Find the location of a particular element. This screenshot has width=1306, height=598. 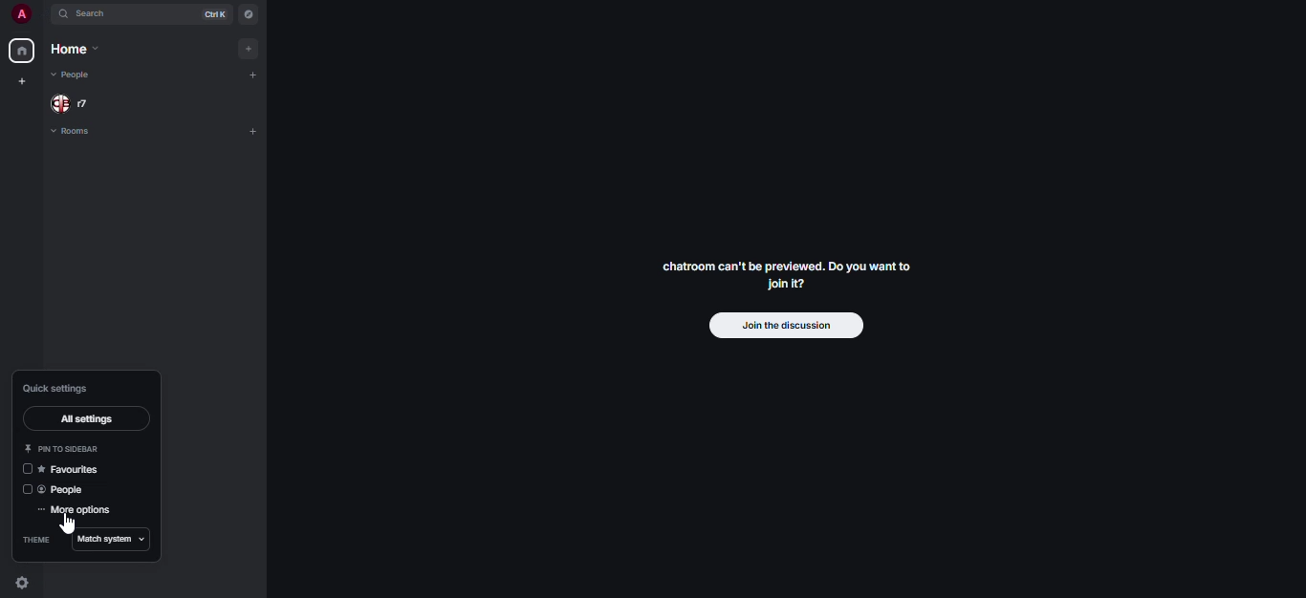

people is located at coordinates (77, 75).